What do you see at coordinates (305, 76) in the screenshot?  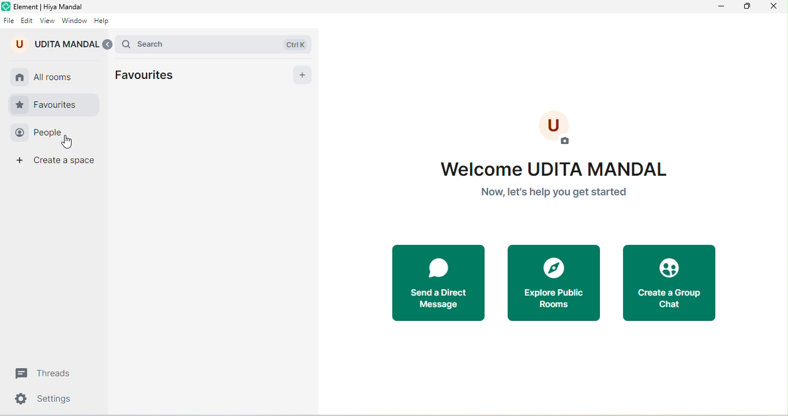 I see `add` at bounding box center [305, 76].